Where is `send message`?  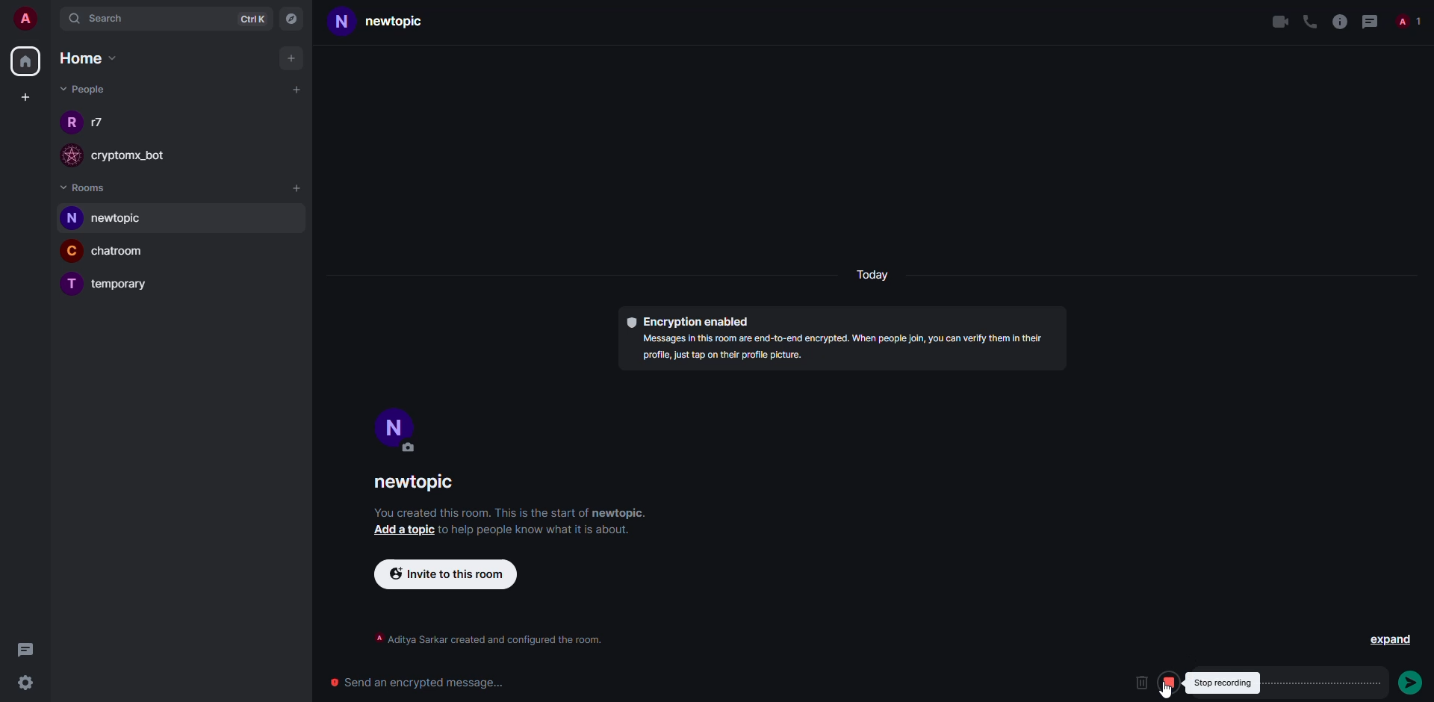 send message is located at coordinates (1411, 682).